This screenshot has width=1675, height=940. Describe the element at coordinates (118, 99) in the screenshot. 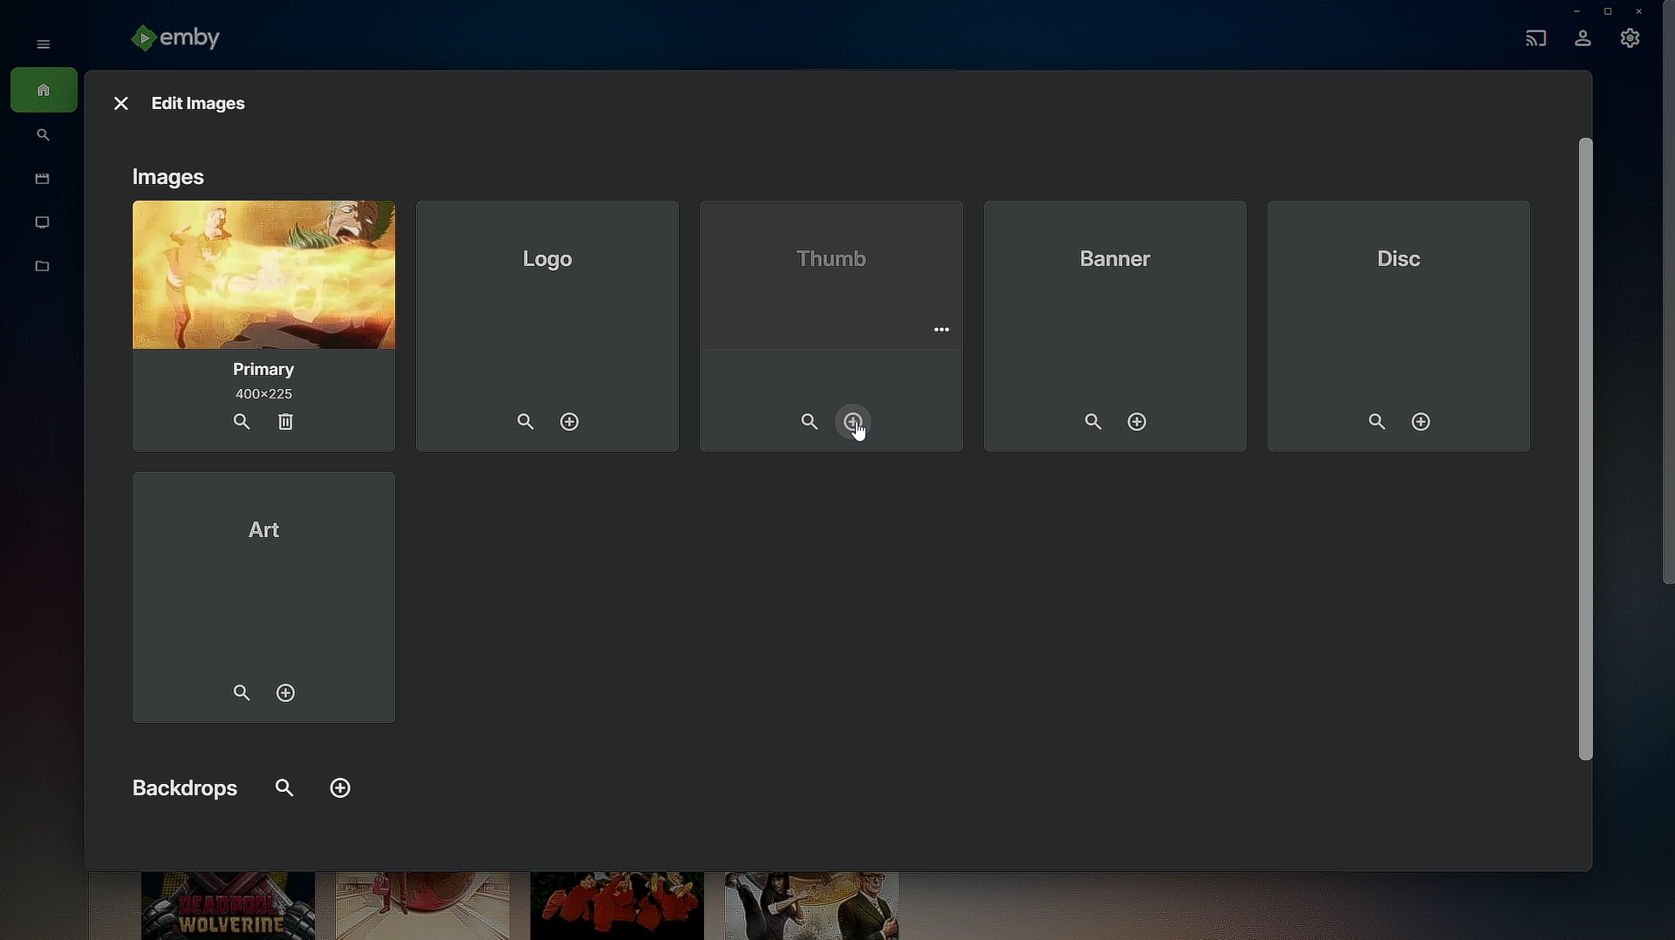

I see `Close` at that location.